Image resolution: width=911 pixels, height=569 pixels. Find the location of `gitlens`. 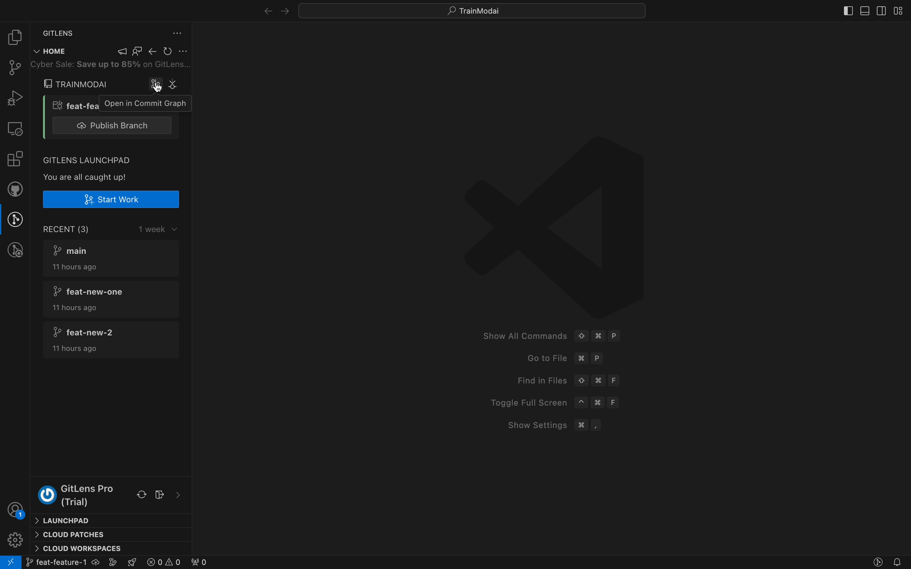

gitlens is located at coordinates (17, 220).